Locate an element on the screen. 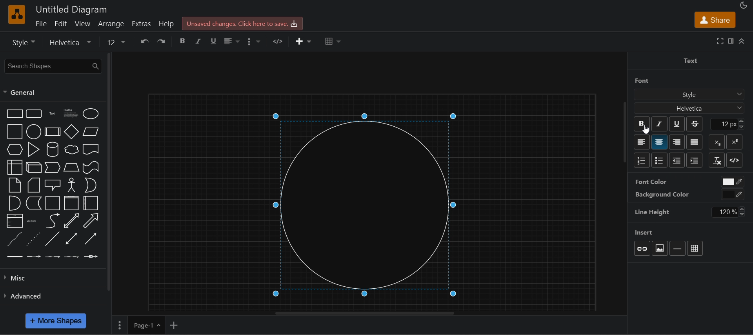 The height and width of the screenshot is (335, 753). bidirectional arrow is located at coordinates (71, 221).